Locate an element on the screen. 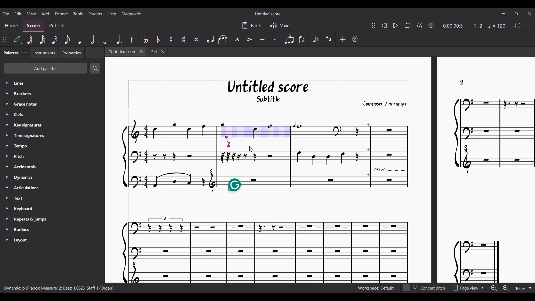 This screenshot has height=301, width=535. Whole note is located at coordinates (105, 39).